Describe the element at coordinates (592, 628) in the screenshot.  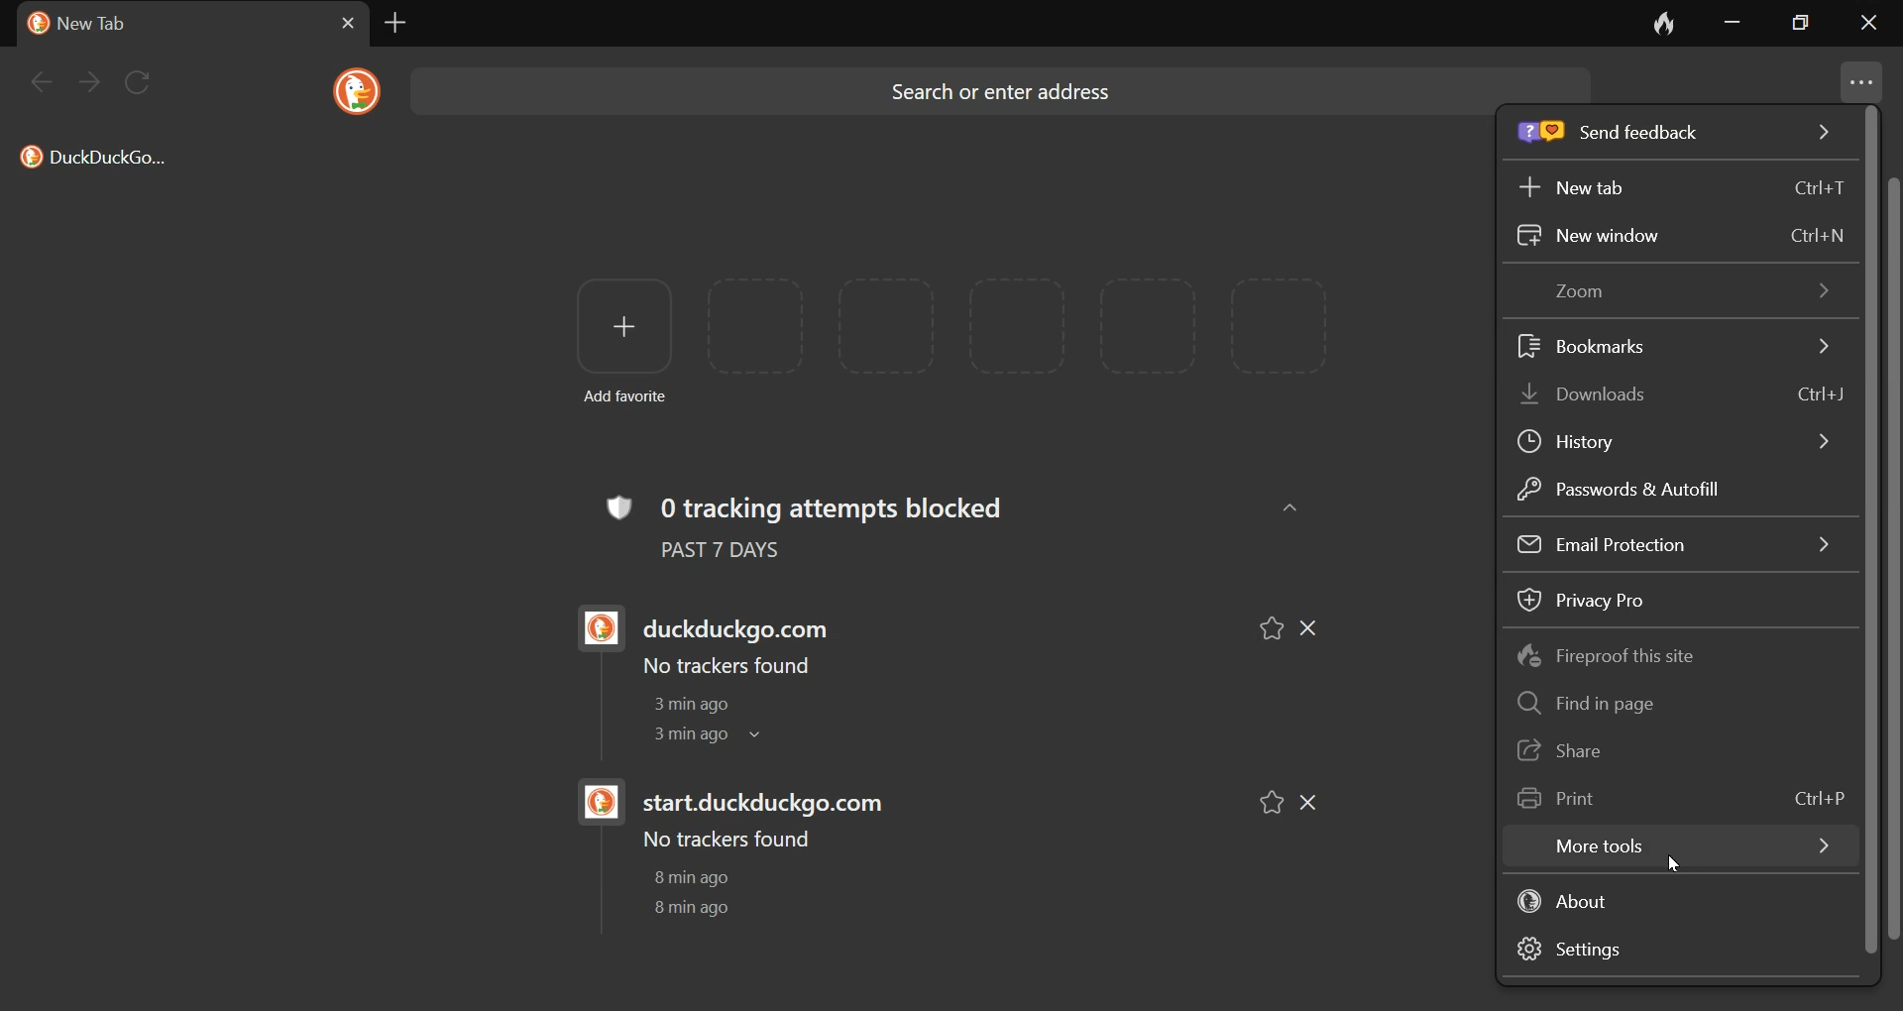
I see `duckduck go logo` at that location.